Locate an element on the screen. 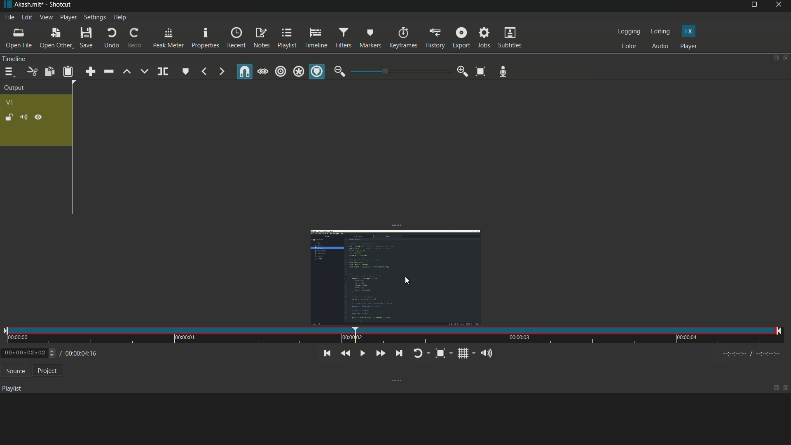 The image size is (791, 445). copy is located at coordinates (49, 71).